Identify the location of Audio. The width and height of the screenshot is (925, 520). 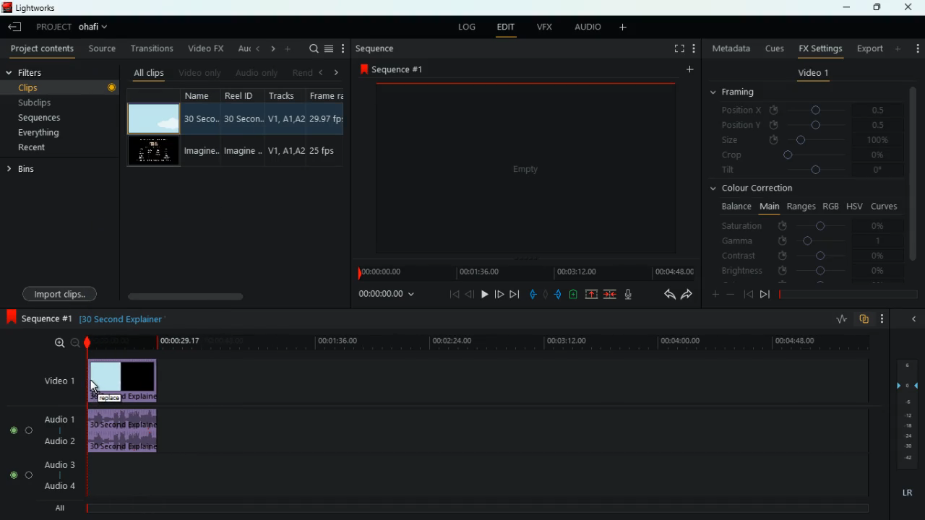
(20, 474).